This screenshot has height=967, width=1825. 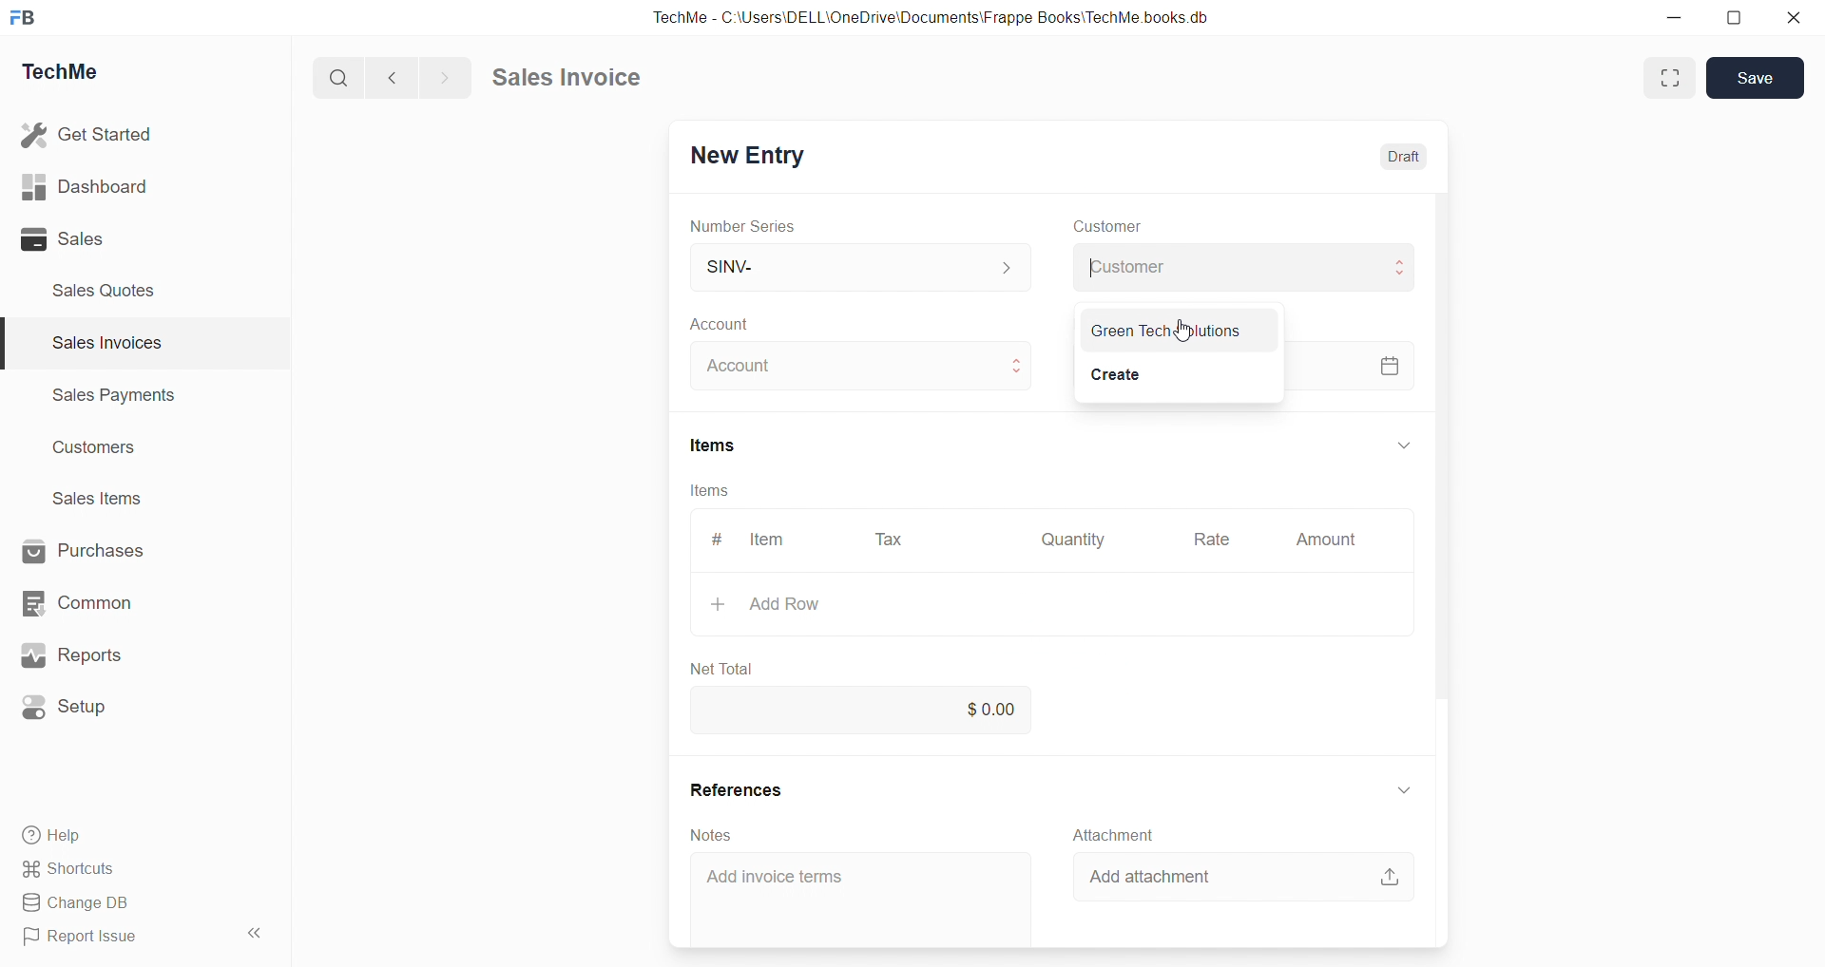 I want to click on Net total, so click(x=720, y=670).